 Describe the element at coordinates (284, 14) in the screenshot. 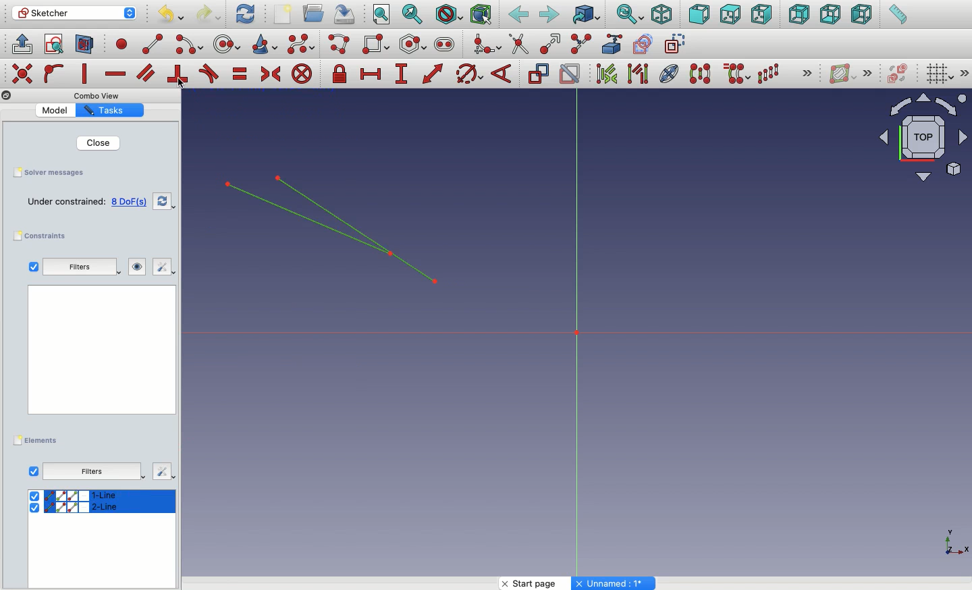

I see `New` at that location.